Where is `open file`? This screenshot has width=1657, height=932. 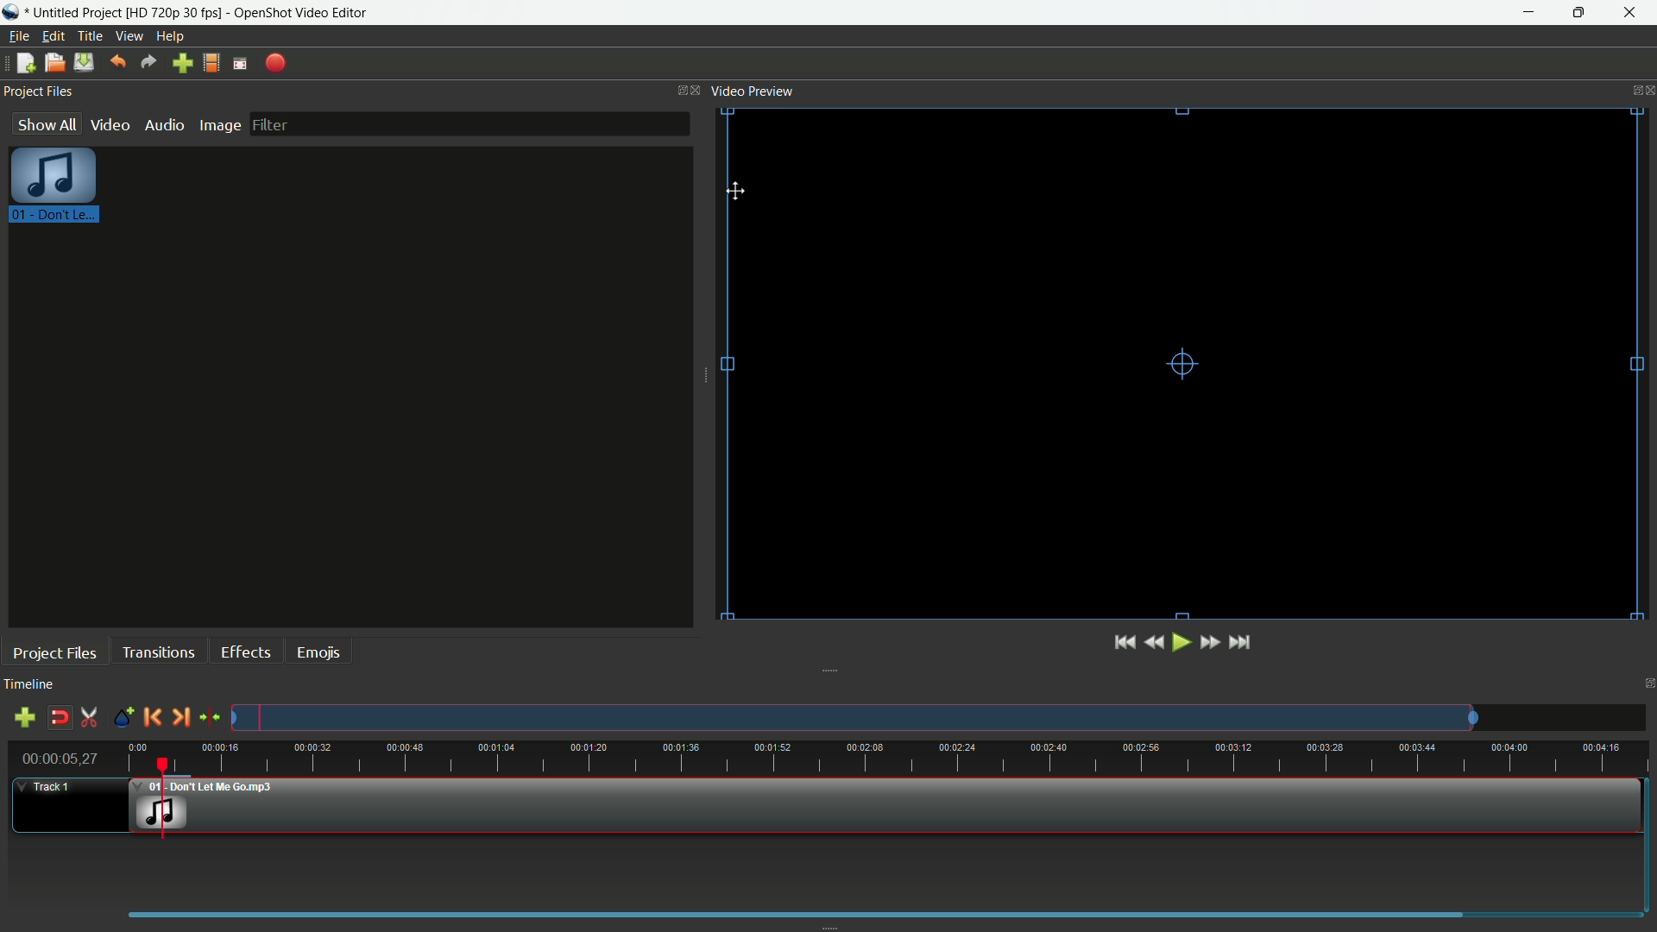
open file is located at coordinates (54, 63).